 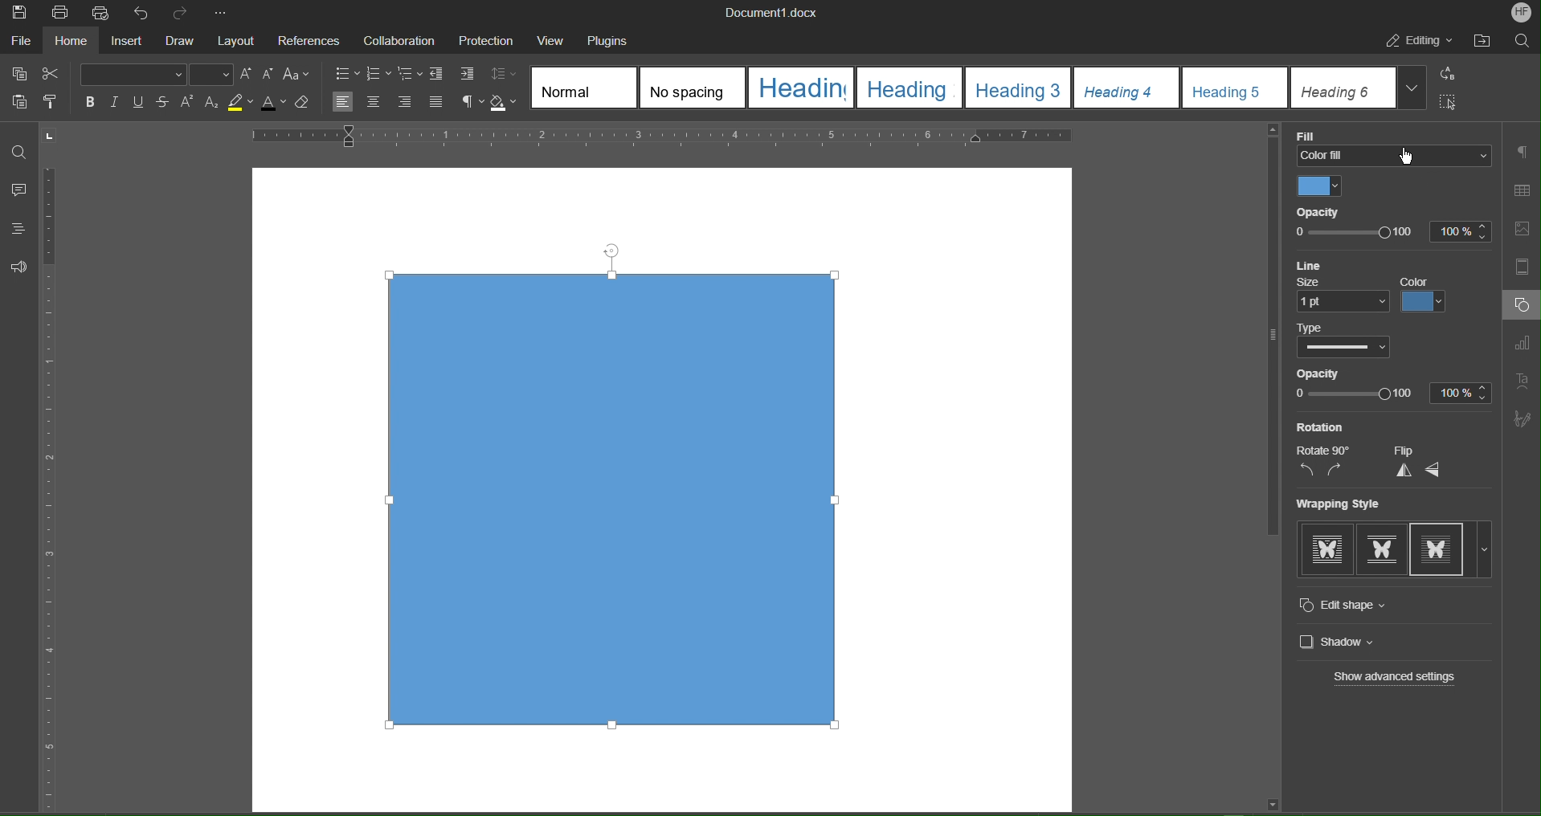 I want to click on Shift font case, so click(x=297, y=75).